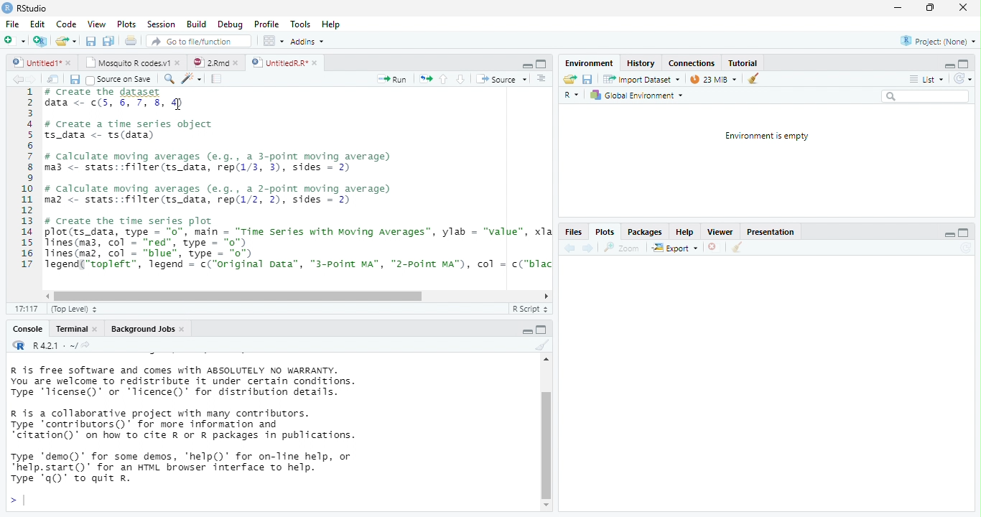 This screenshot has width=981, height=517. What do you see at coordinates (897, 9) in the screenshot?
I see `minimize` at bounding box center [897, 9].